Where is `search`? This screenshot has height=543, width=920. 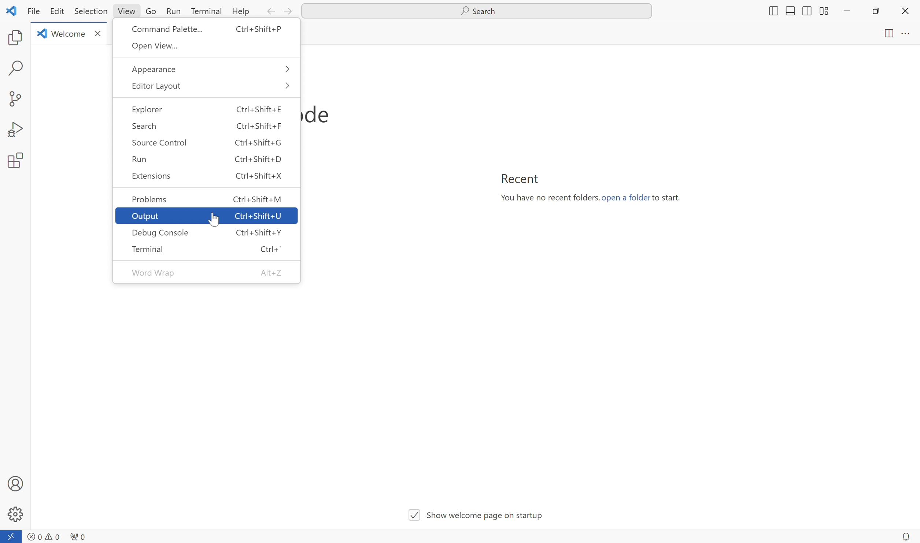 search is located at coordinates (206, 126).